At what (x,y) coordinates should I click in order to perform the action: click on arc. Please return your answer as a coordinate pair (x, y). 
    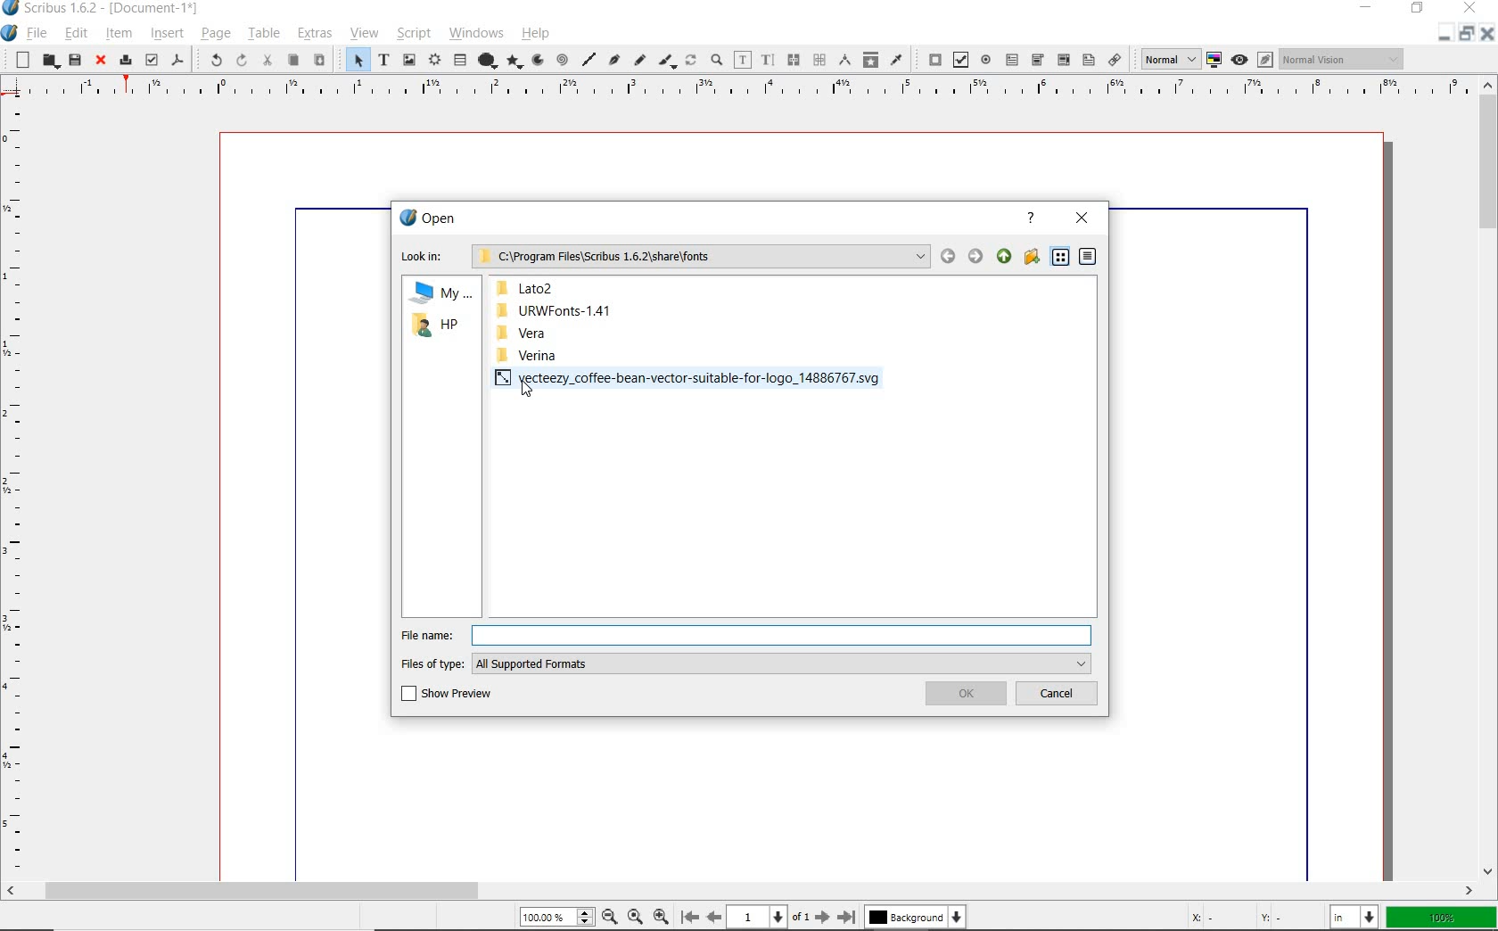
    Looking at the image, I should click on (541, 59).